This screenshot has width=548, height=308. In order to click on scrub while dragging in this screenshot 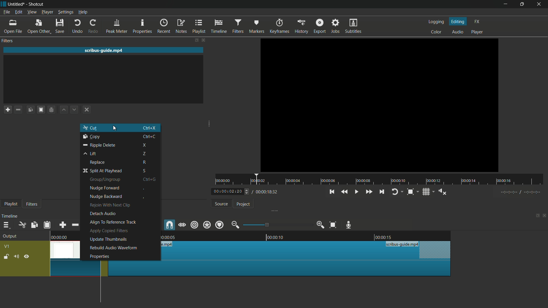, I will do `click(182, 224)`.